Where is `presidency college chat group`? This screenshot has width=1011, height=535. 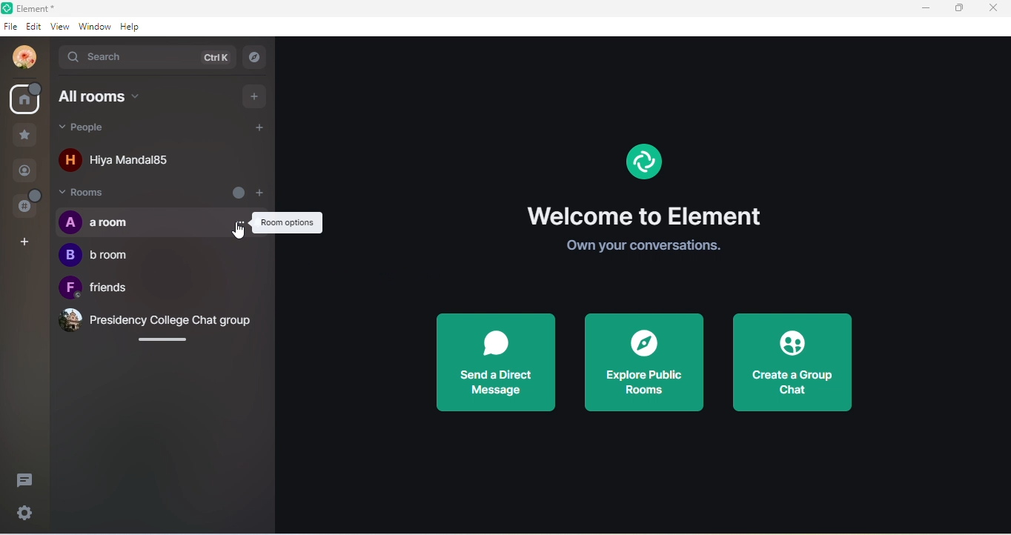
presidency college chat group is located at coordinates (155, 322).